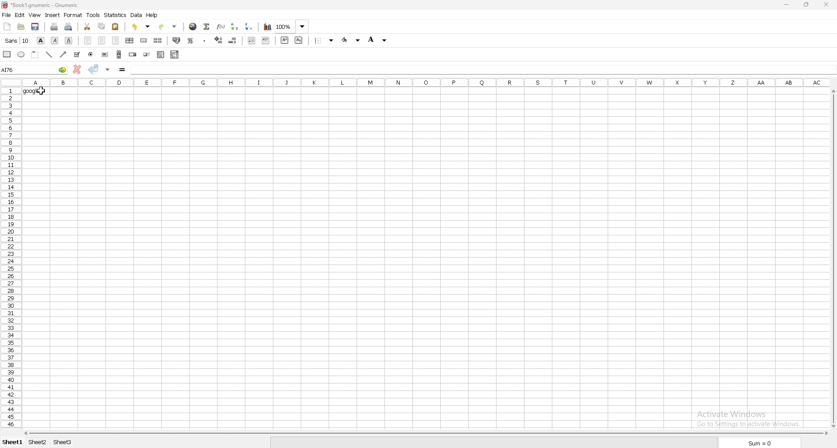 The height and width of the screenshot is (448, 837). What do you see at coordinates (87, 27) in the screenshot?
I see `cut` at bounding box center [87, 27].